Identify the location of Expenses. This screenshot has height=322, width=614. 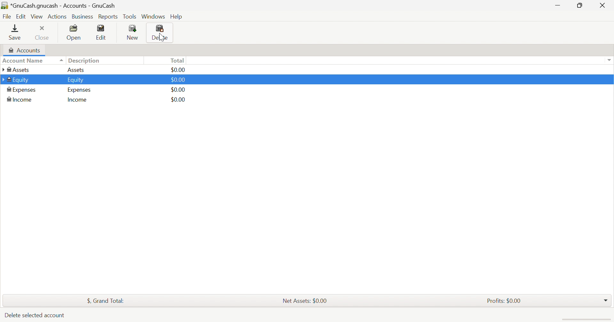
(24, 89).